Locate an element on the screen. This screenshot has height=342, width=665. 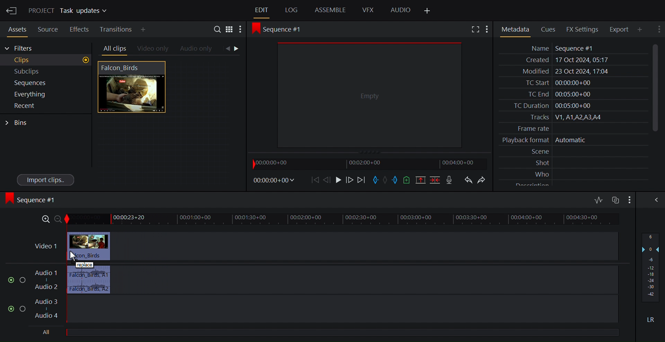
Audio is located at coordinates (401, 10).